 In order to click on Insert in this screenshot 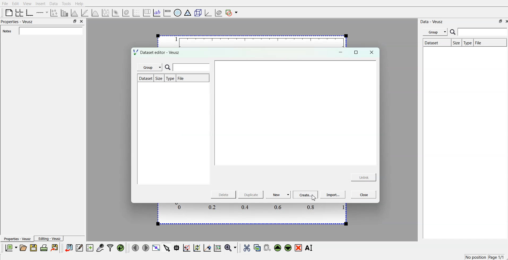, I will do `click(41, 3)`.